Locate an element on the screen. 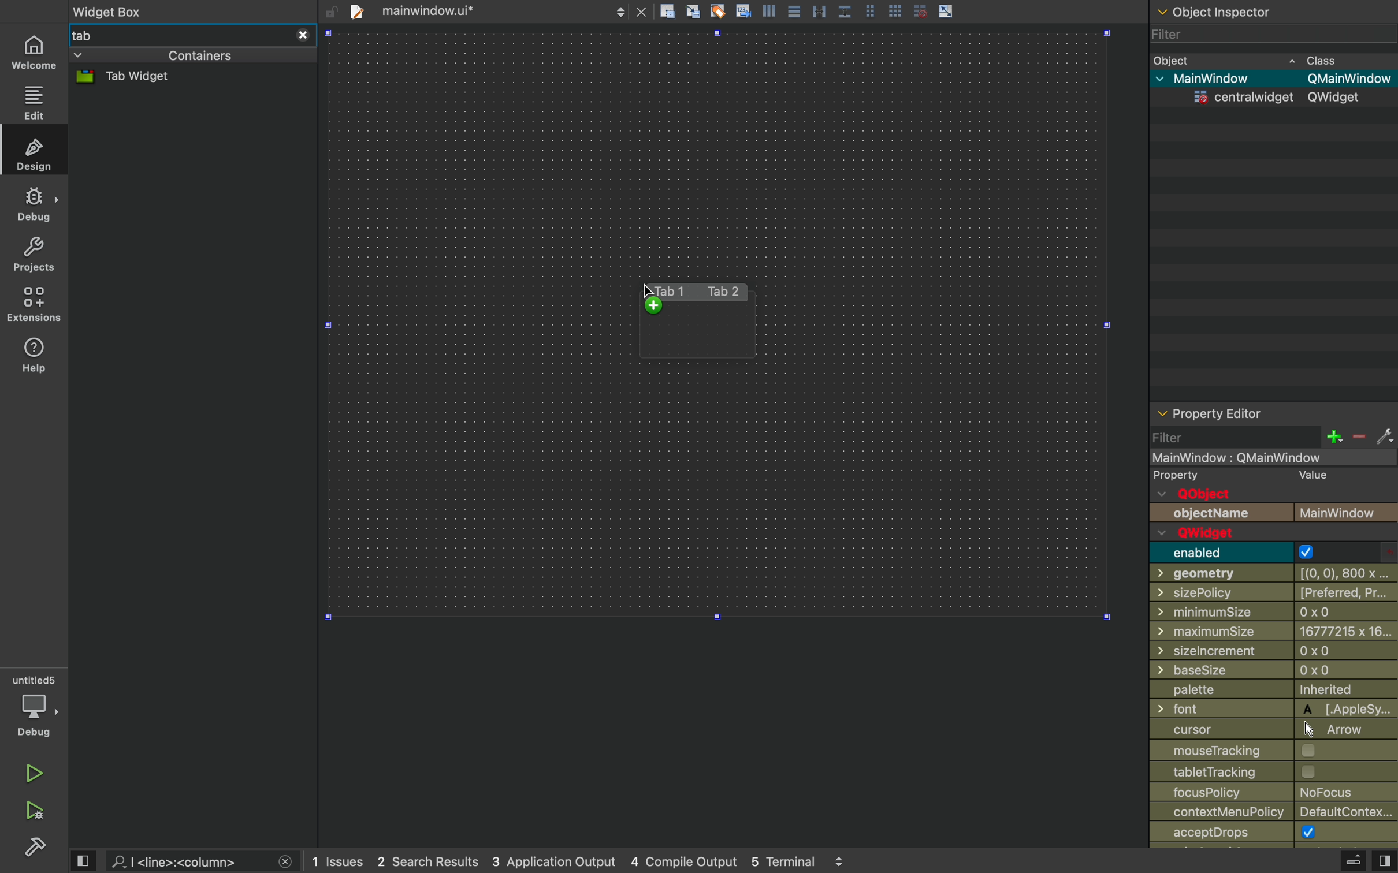 This screenshot has width=1398, height=873. qwidget is located at coordinates (1240, 533).